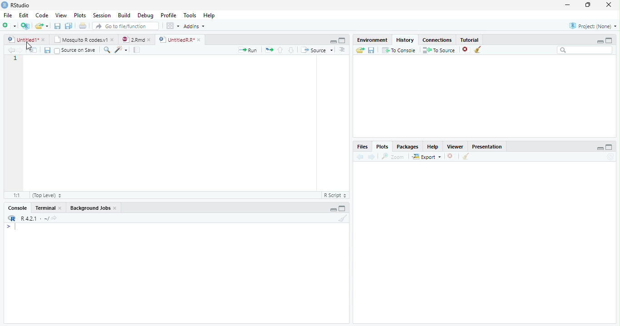 The width and height of the screenshot is (620, 326). Describe the element at coordinates (342, 40) in the screenshot. I see `Maximize` at that location.